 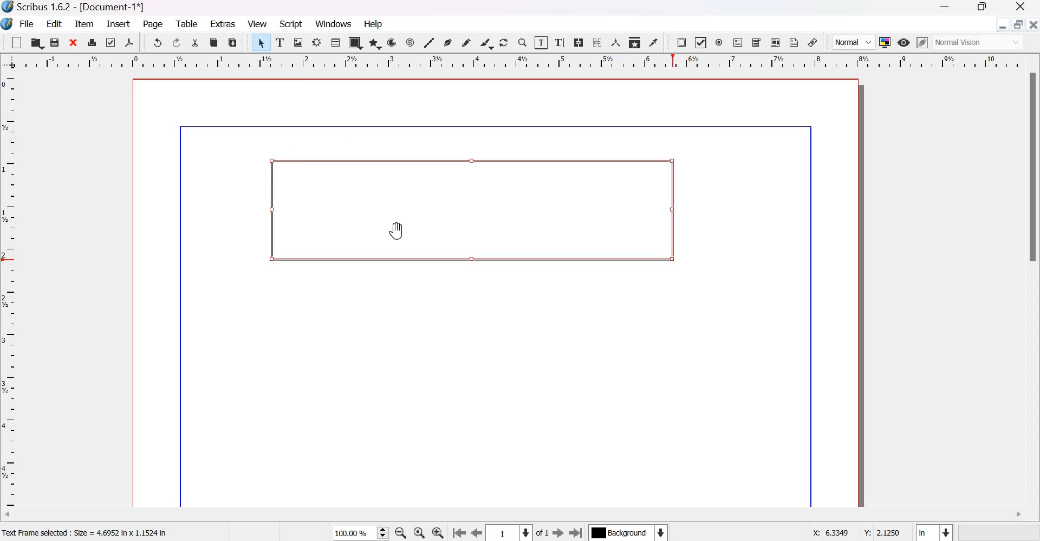 What do you see at coordinates (903, 43) in the screenshot?
I see `Preview mode` at bounding box center [903, 43].